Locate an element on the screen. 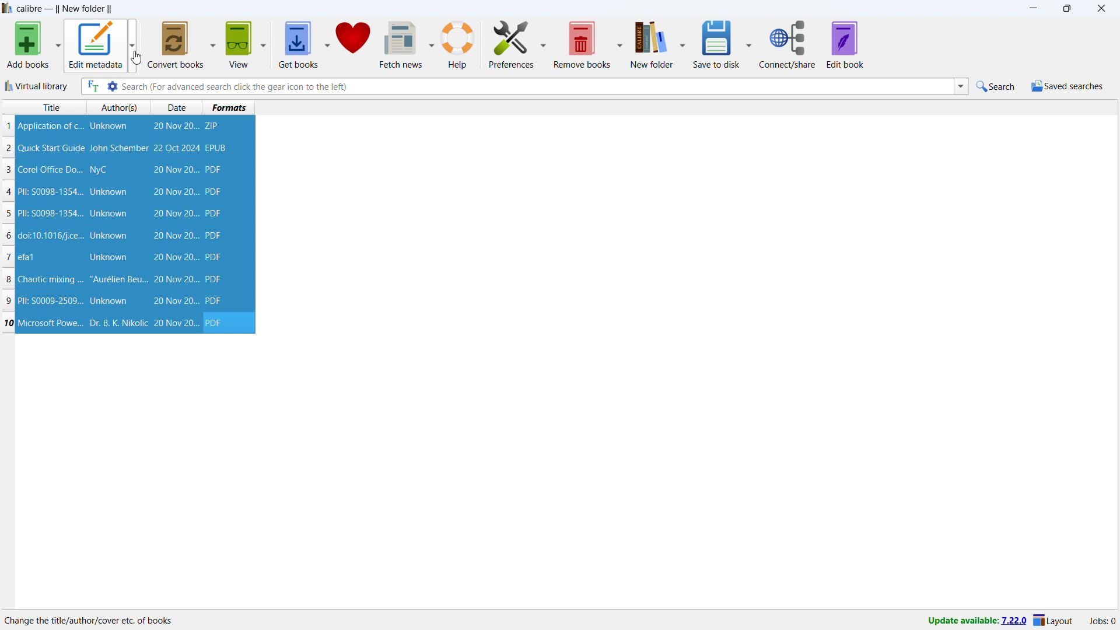  edit metadata is located at coordinates (96, 44).